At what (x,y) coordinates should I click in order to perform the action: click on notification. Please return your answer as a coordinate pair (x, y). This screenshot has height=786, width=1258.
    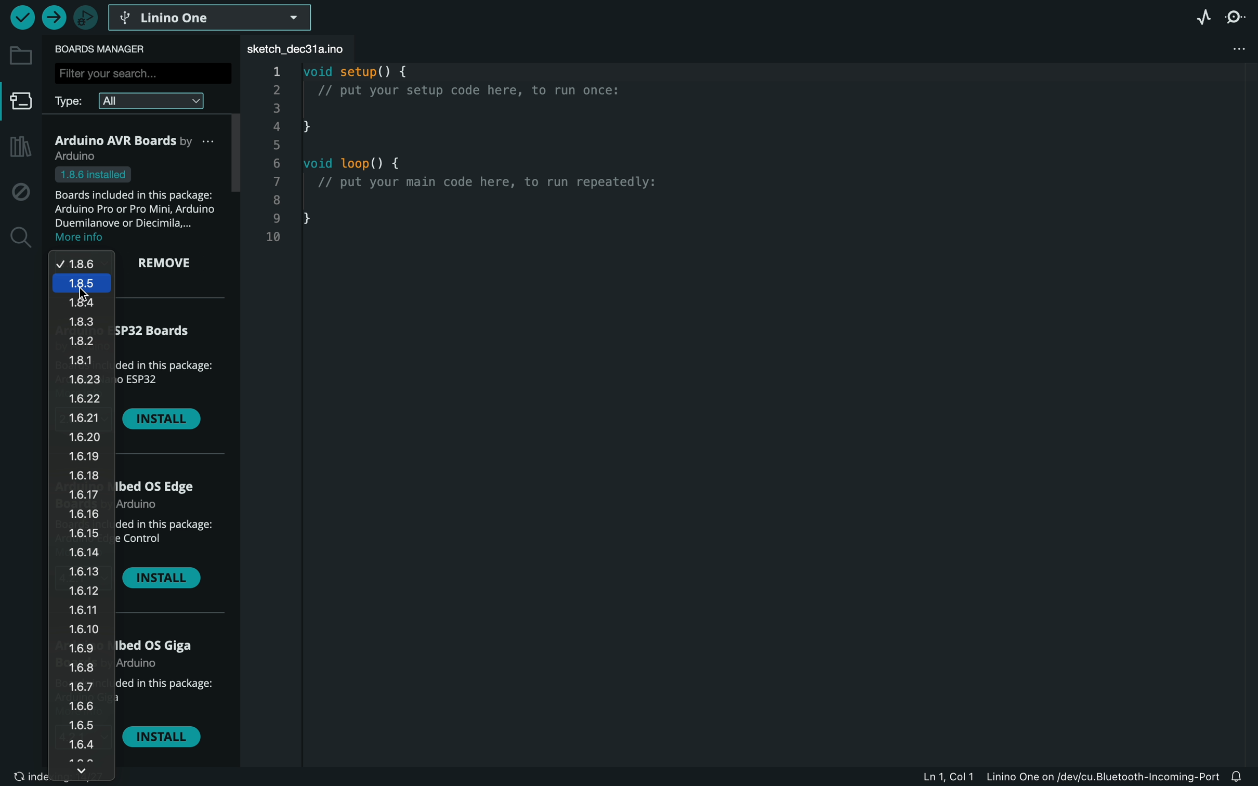
    Looking at the image, I should click on (1242, 774).